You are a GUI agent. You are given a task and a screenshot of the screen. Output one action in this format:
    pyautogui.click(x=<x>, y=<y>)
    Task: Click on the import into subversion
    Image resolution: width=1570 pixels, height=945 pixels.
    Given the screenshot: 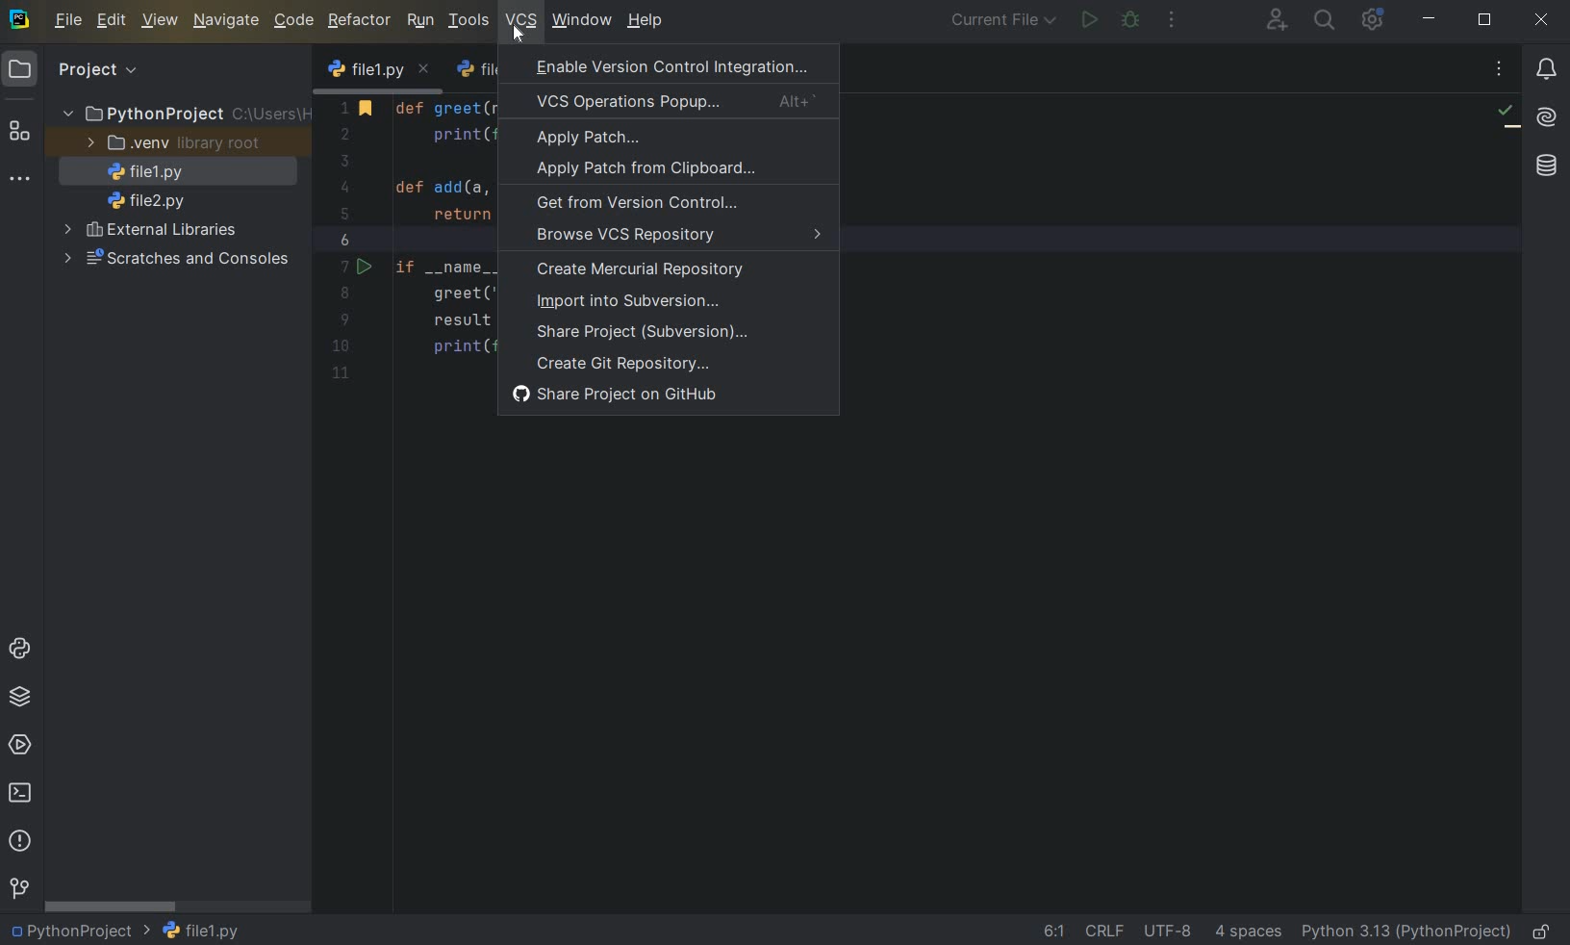 What is the action you would take?
    pyautogui.click(x=646, y=303)
    